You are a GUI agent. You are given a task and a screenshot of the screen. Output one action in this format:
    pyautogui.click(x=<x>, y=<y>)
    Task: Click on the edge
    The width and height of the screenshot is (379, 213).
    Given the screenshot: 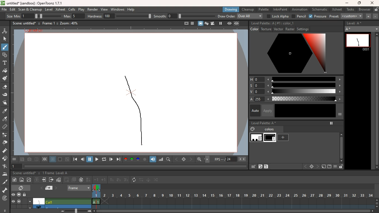 What is the action you would take?
    pyautogui.click(x=6, y=136)
    